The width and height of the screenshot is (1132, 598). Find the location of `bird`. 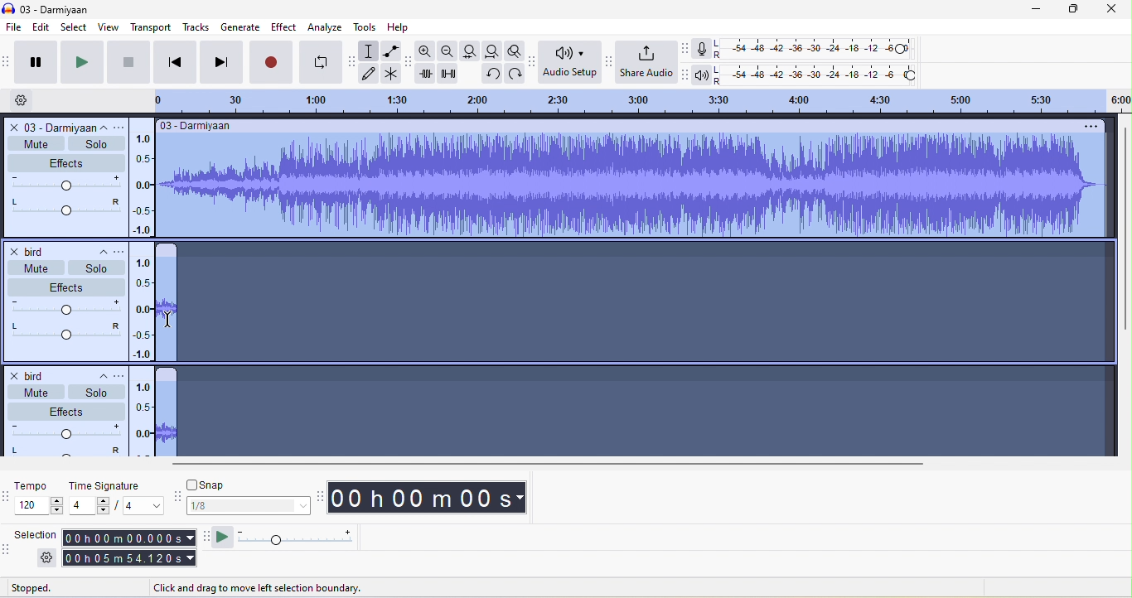

bird is located at coordinates (31, 251).